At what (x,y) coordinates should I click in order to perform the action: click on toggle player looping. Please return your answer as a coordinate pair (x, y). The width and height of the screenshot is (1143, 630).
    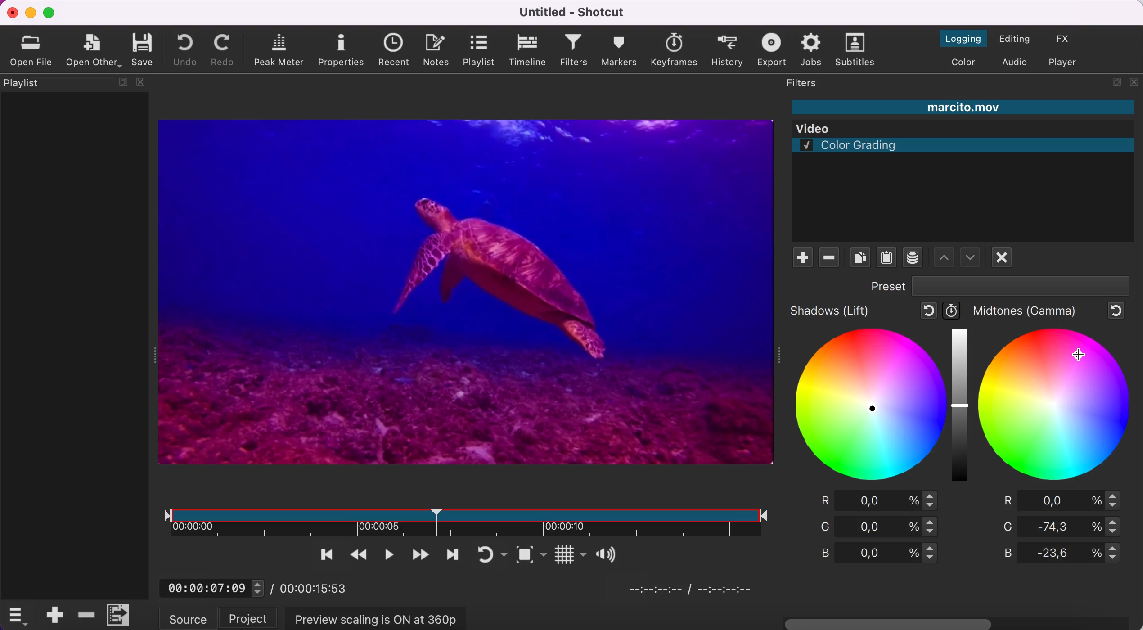
    Looking at the image, I should click on (480, 553).